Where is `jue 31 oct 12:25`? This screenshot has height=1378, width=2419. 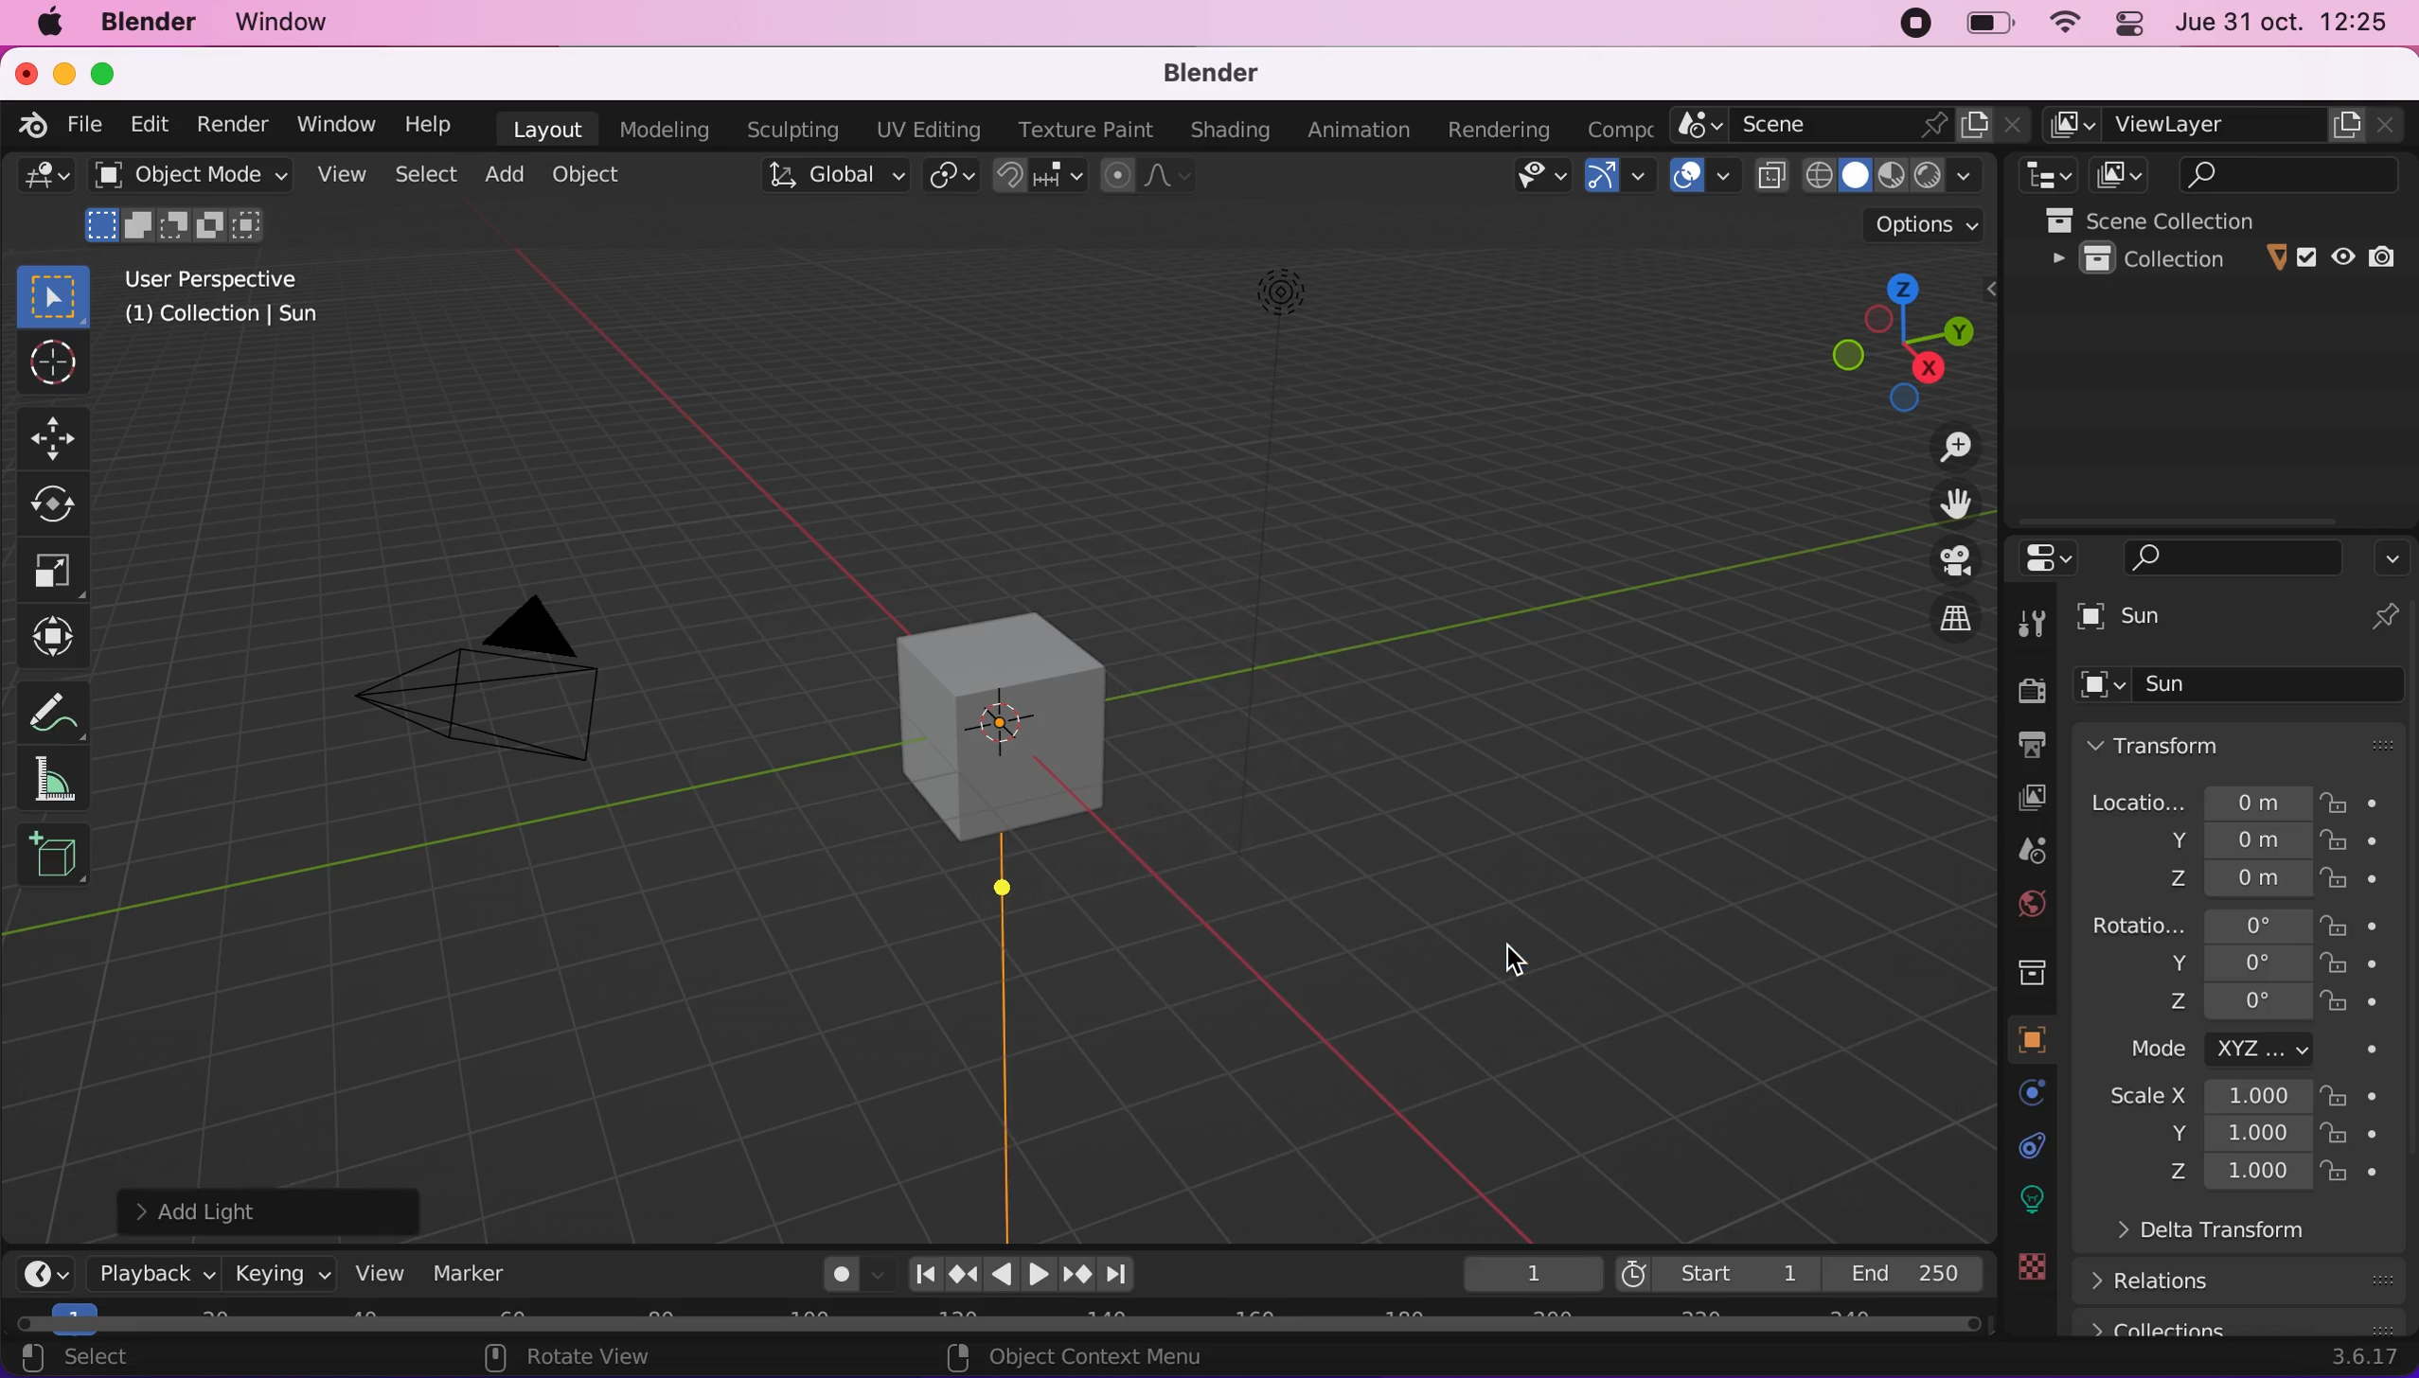 jue 31 oct 12:25 is located at coordinates (2286, 24).